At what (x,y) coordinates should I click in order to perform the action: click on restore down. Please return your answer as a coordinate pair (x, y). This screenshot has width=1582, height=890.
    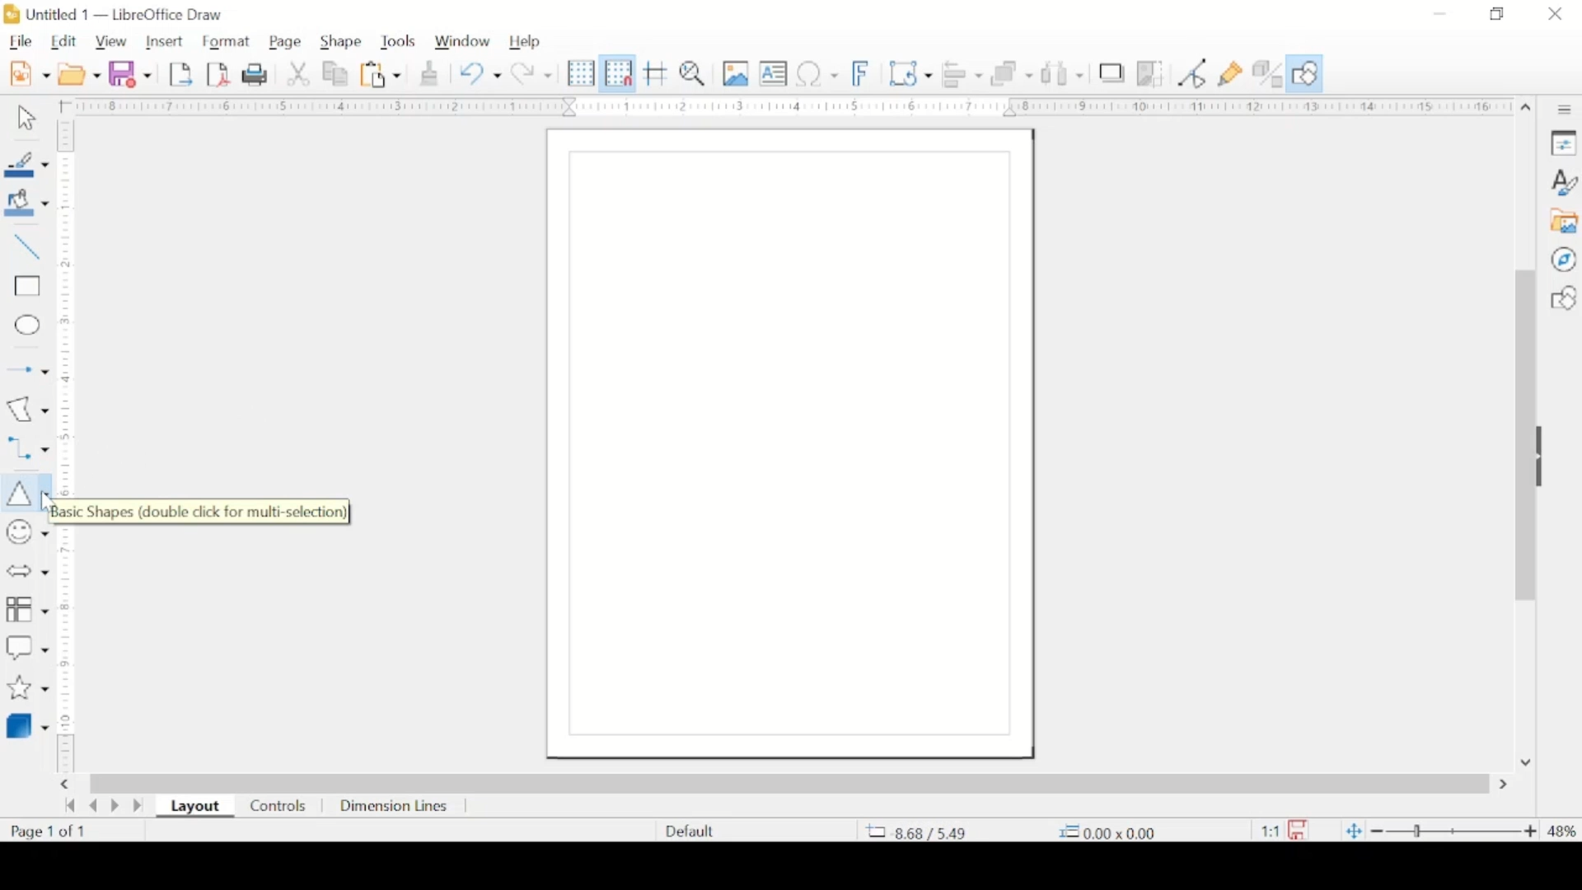
    Looking at the image, I should click on (1495, 14).